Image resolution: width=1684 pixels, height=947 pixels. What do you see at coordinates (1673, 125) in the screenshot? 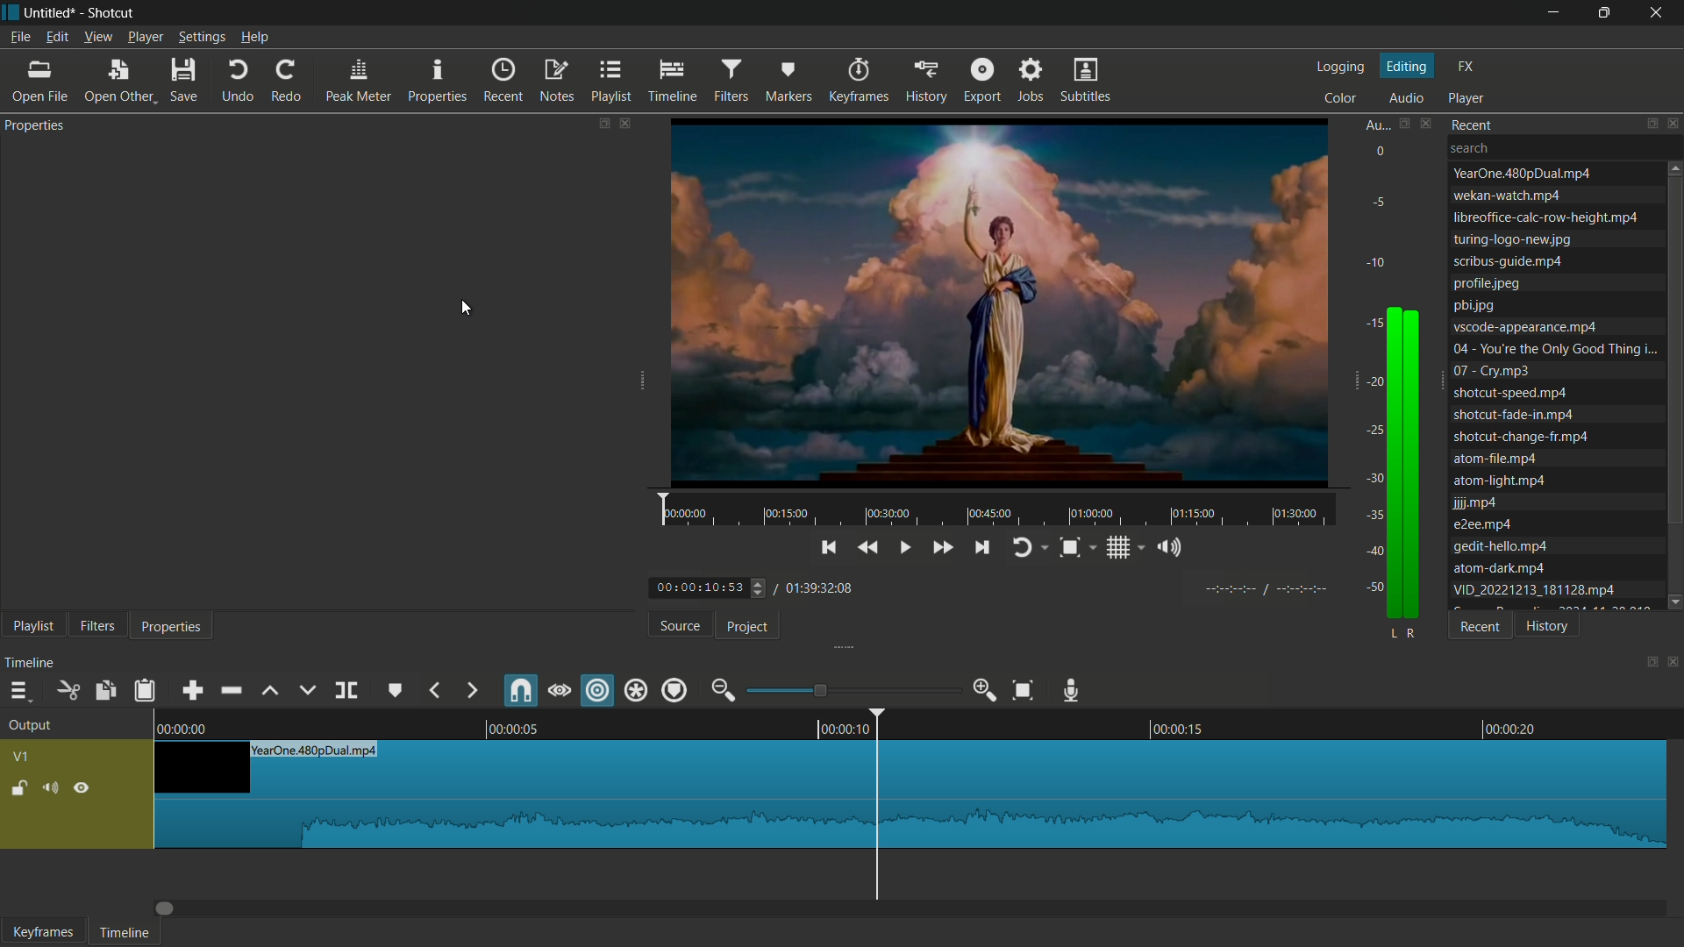
I see `close recent` at bounding box center [1673, 125].